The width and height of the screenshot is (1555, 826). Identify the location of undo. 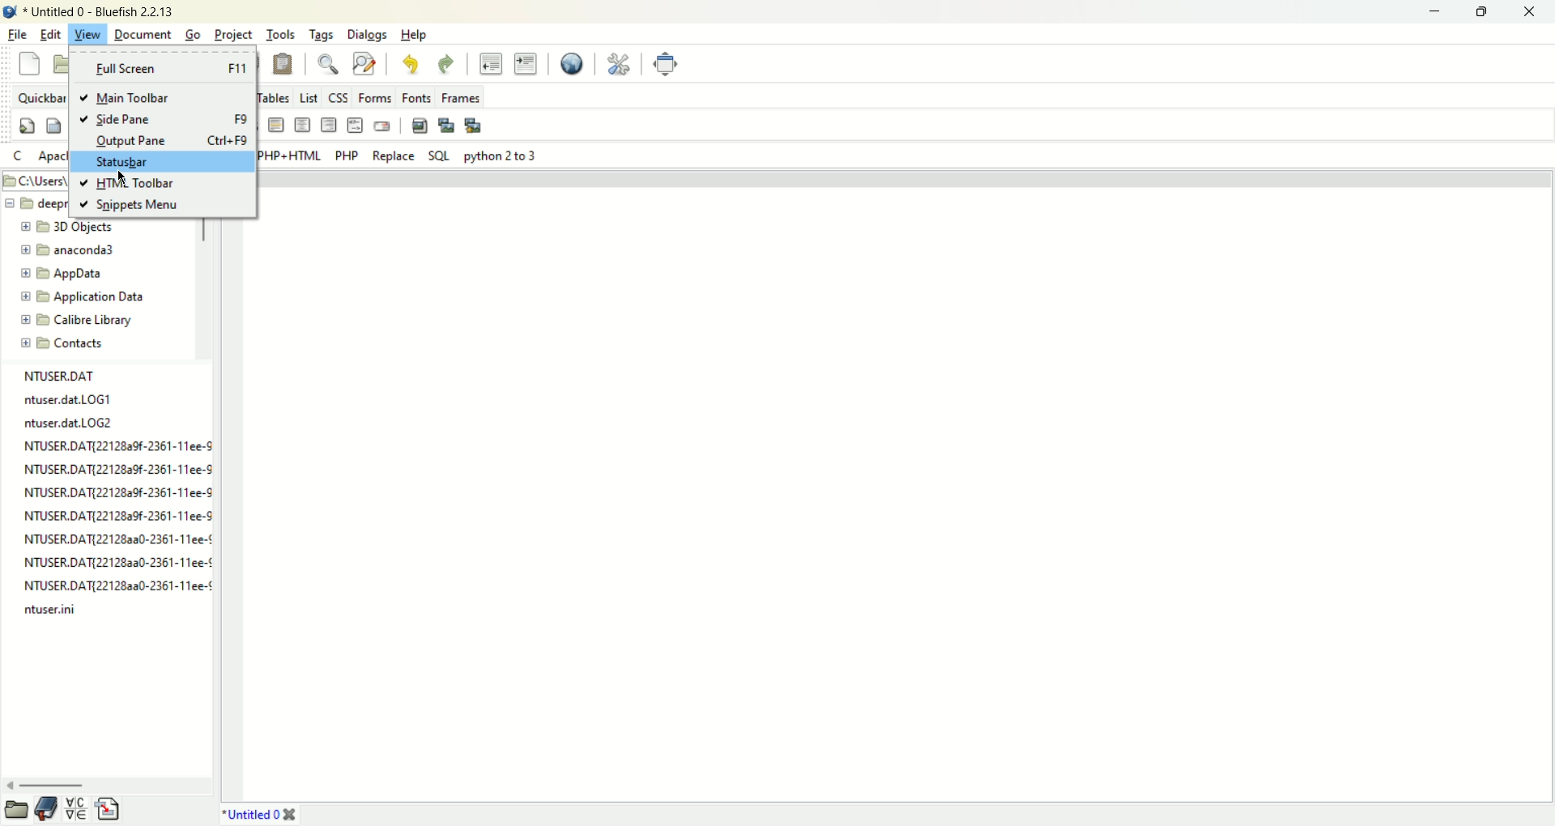
(412, 66).